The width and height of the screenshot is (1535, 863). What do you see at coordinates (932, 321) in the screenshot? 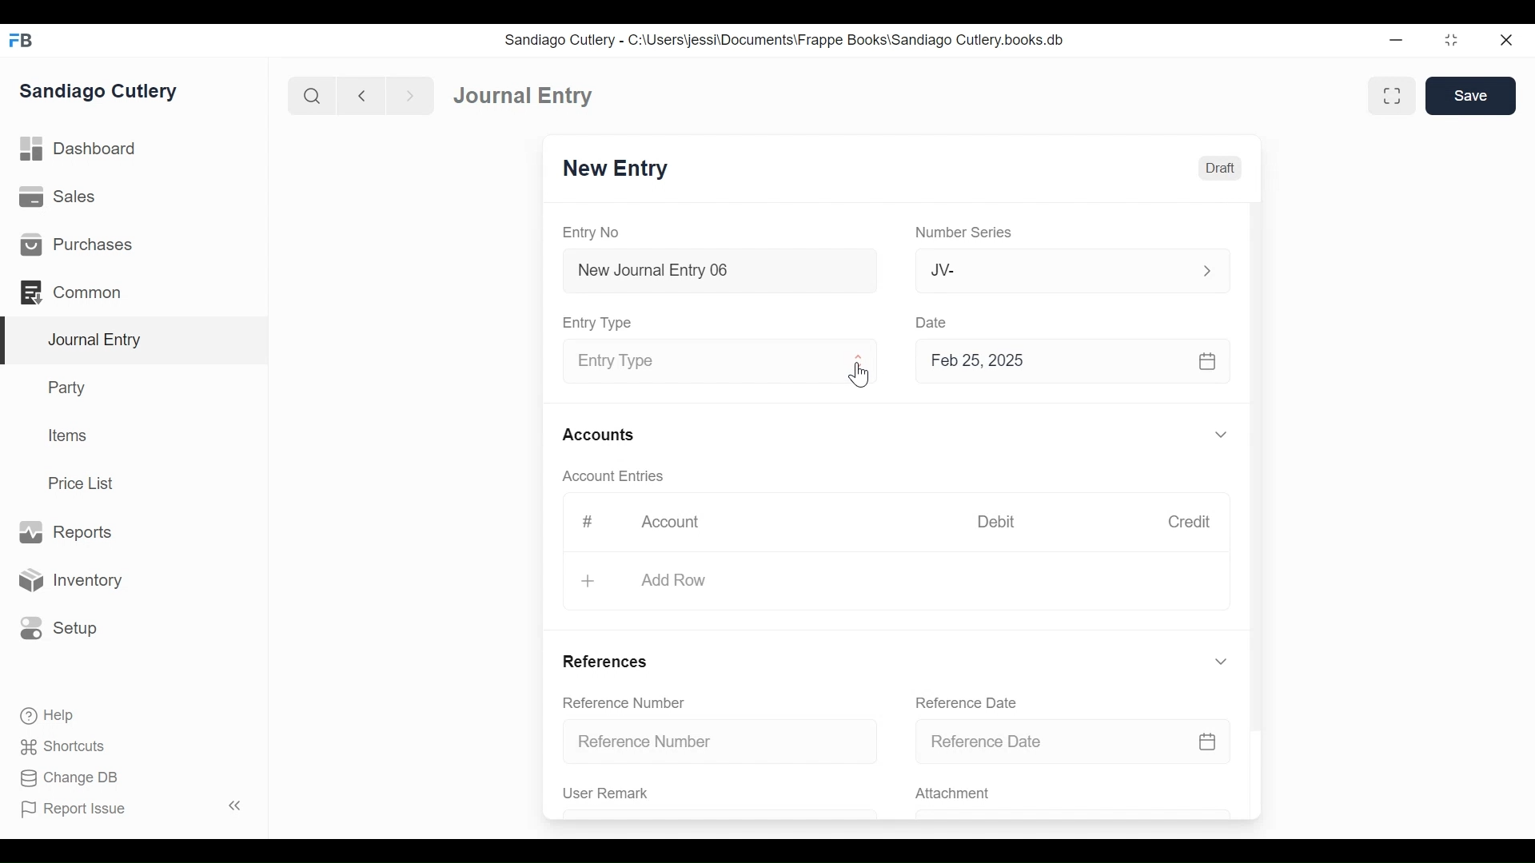
I see `Date` at bounding box center [932, 321].